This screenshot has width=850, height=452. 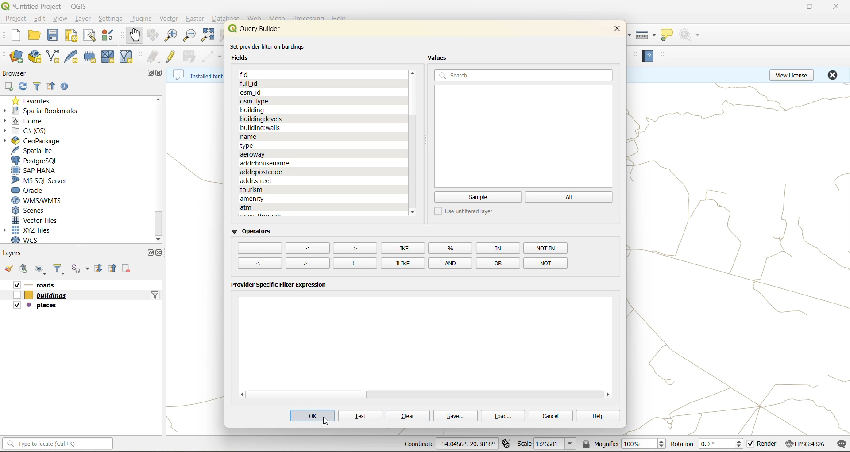 What do you see at coordinates (159, 163) in the screenshot?
I see `scroll bar` at bounding box center [159, 163].